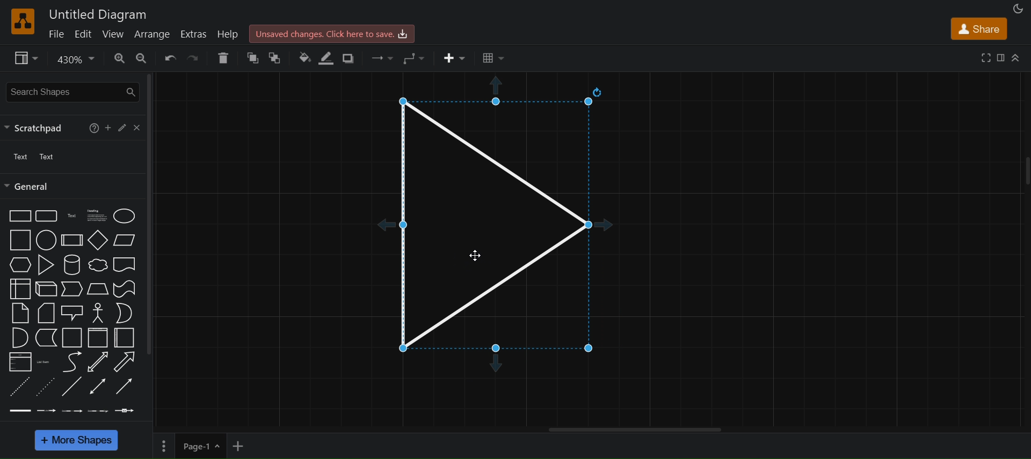  What do you see at coordinates (152, 33) in the screenshot?
I see `arrange` at bounding box center [152, 33].